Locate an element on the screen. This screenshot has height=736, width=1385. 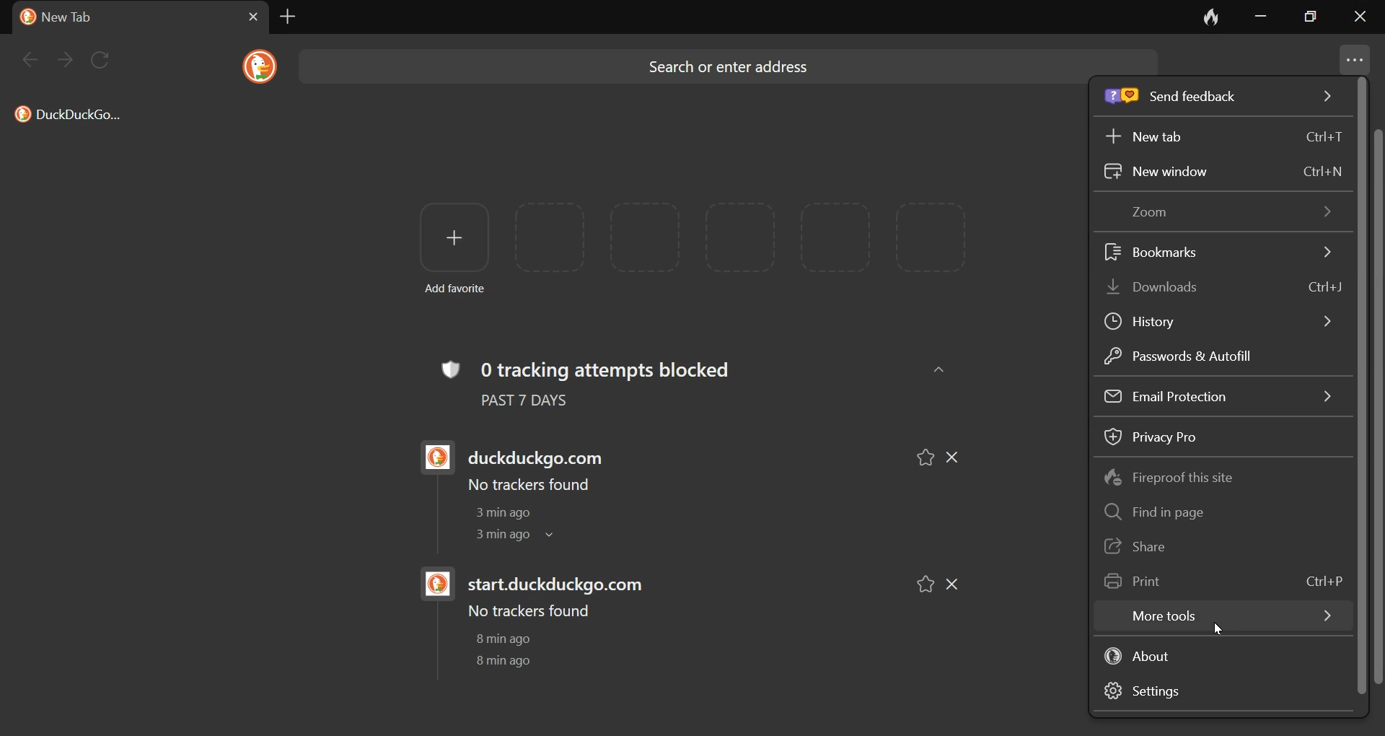
Zoom is located at coordinates (1223, 214).